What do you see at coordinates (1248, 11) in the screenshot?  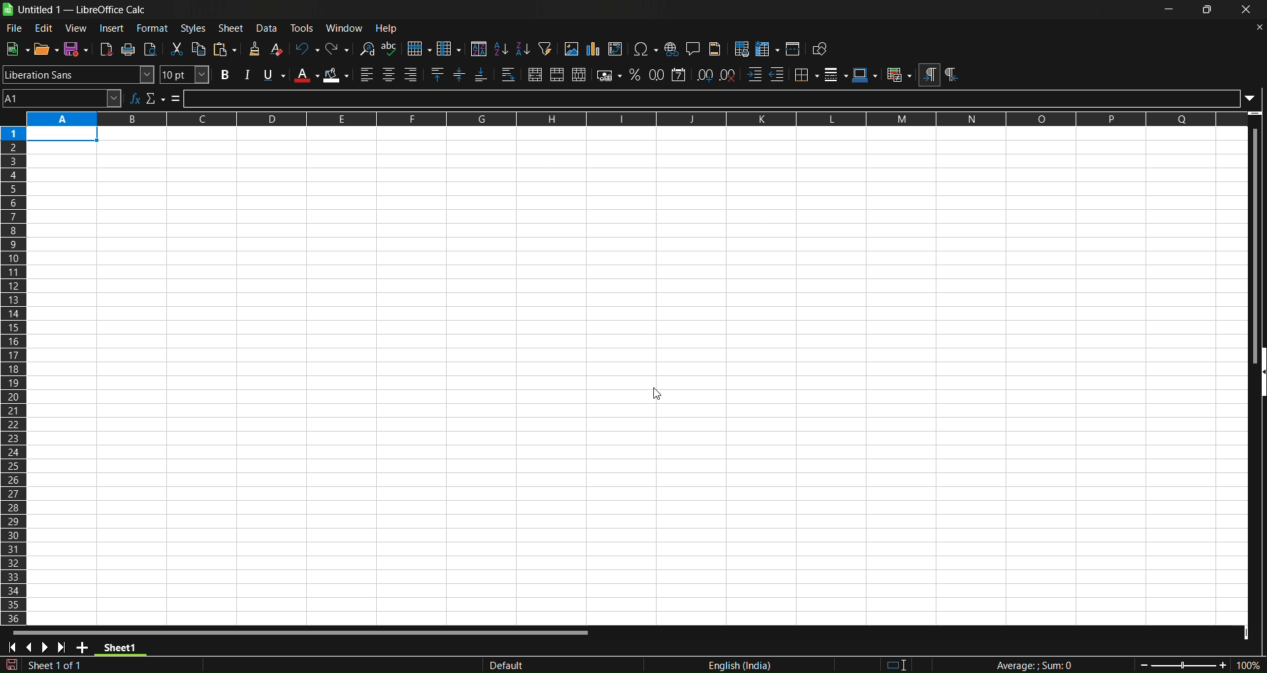 I see `close` at bounding box center [1248, 11].